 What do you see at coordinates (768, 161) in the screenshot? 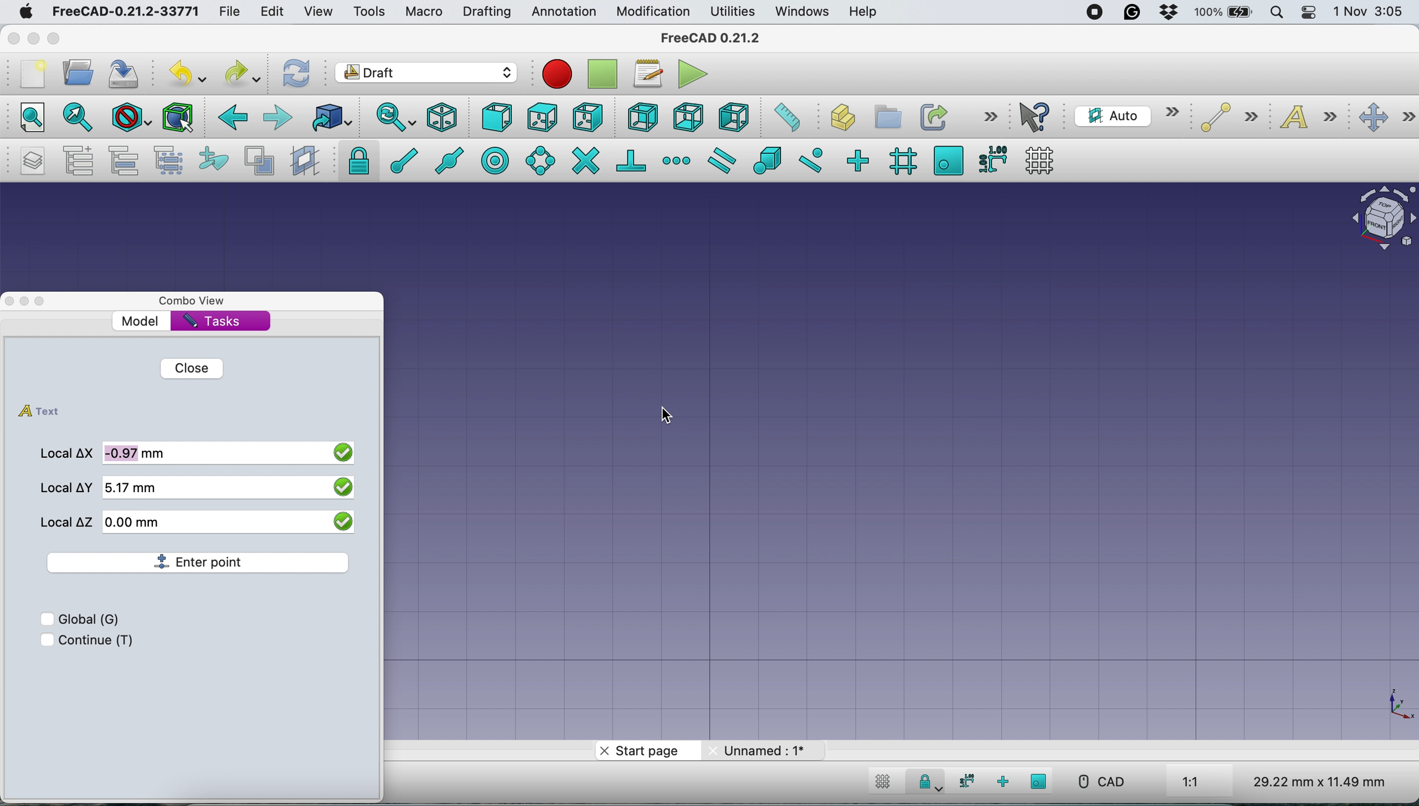
I see `snap special` at bounding box center [768, 161].